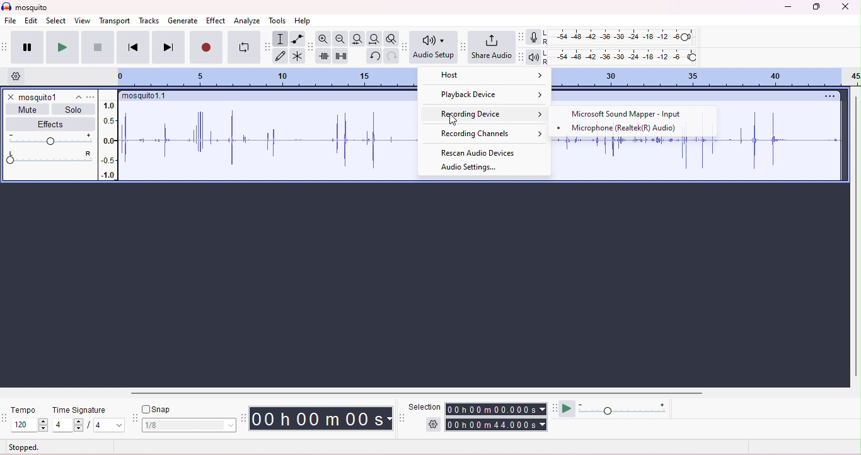 The height and width of the screenshot is (455, 861). What do you see at coordinates (149, 20) in the screenshot?
I see `tracks` at bounding box center [149, 20].